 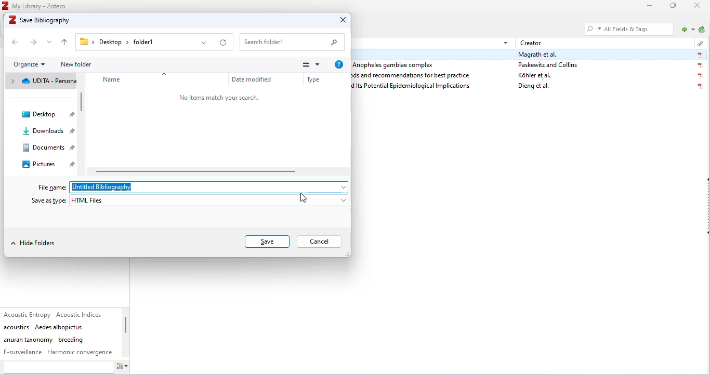 I want to click on drop down, so click(x=341, y=199).